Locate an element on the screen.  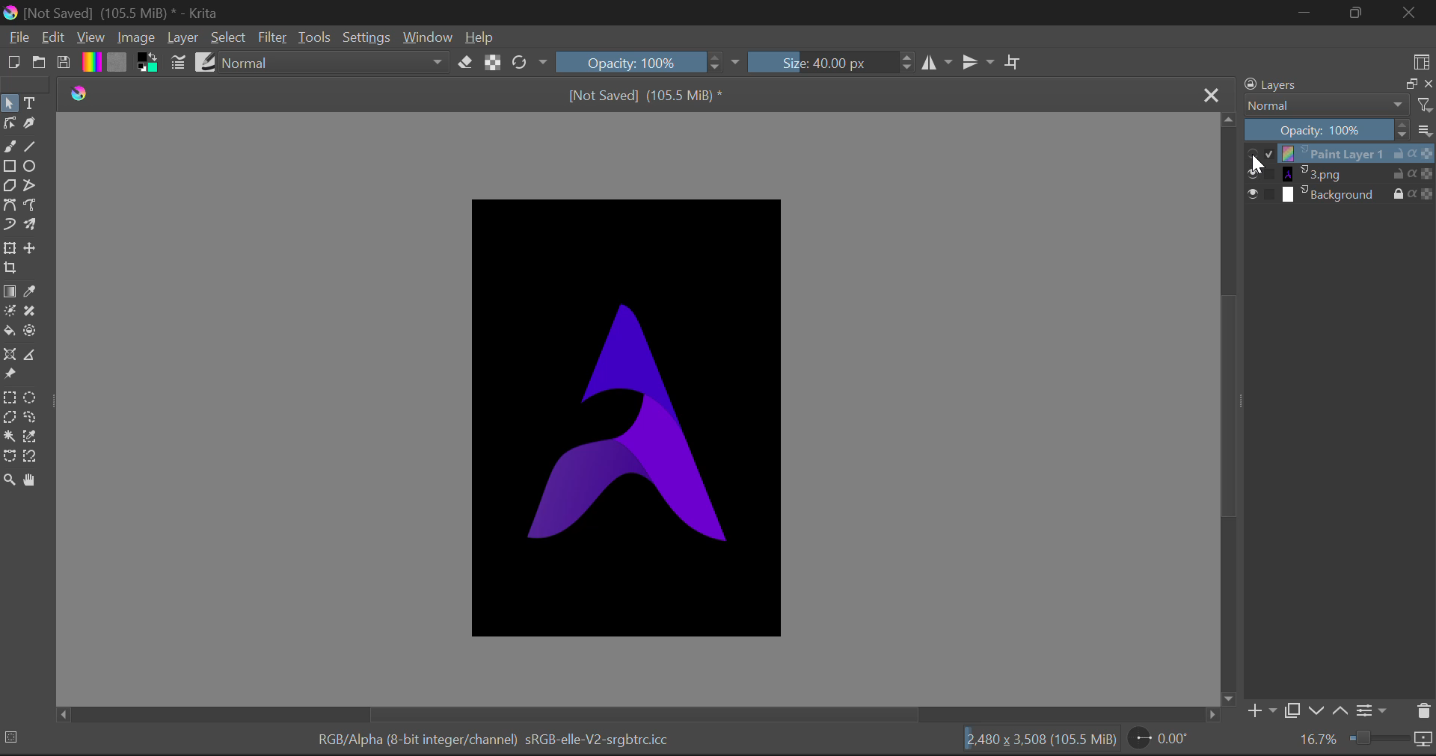
Freehand Selection is located at coordinates (31, 417).